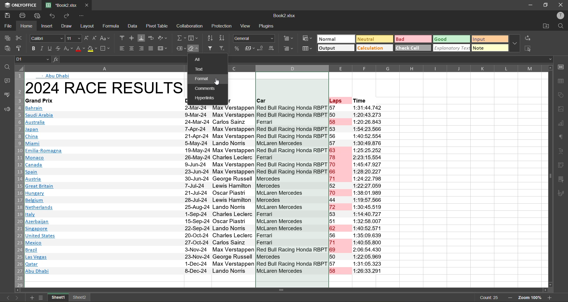  What do you see at coordinates (451, 39) in the screenshot?
I see `good` at bounding box center [451, 39].